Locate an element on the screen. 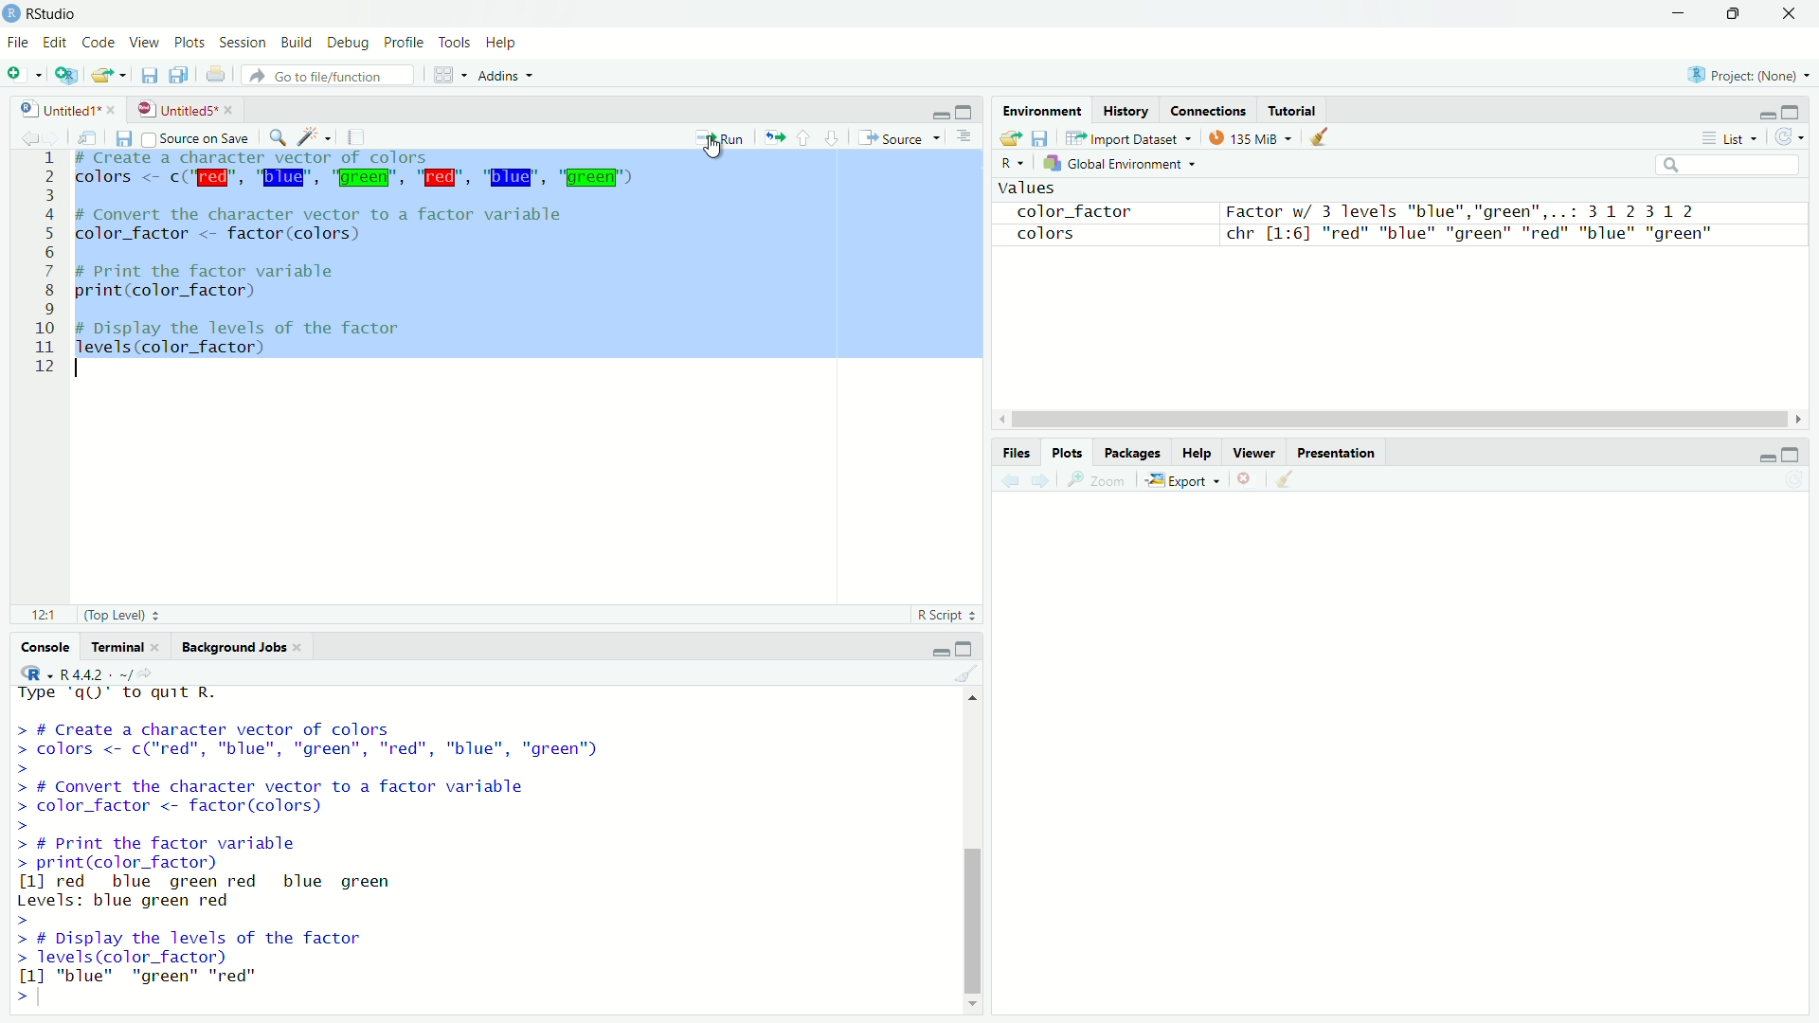 This screenshot has height=1023, width=1819. Tutorial is located at coordinates (1292, 111).